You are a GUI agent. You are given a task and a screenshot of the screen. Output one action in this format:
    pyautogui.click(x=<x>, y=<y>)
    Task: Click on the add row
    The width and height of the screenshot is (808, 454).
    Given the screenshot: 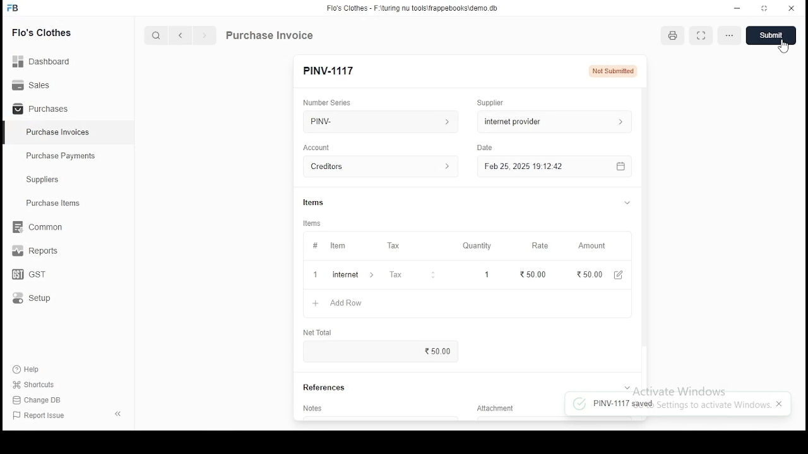 What is the action you would take?
    pyautogui.click(x=342, y=303)
    